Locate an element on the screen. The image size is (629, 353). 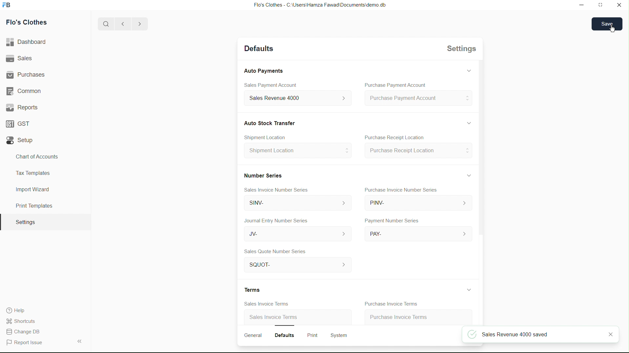
Hide  is located at coordinates (469, 122).